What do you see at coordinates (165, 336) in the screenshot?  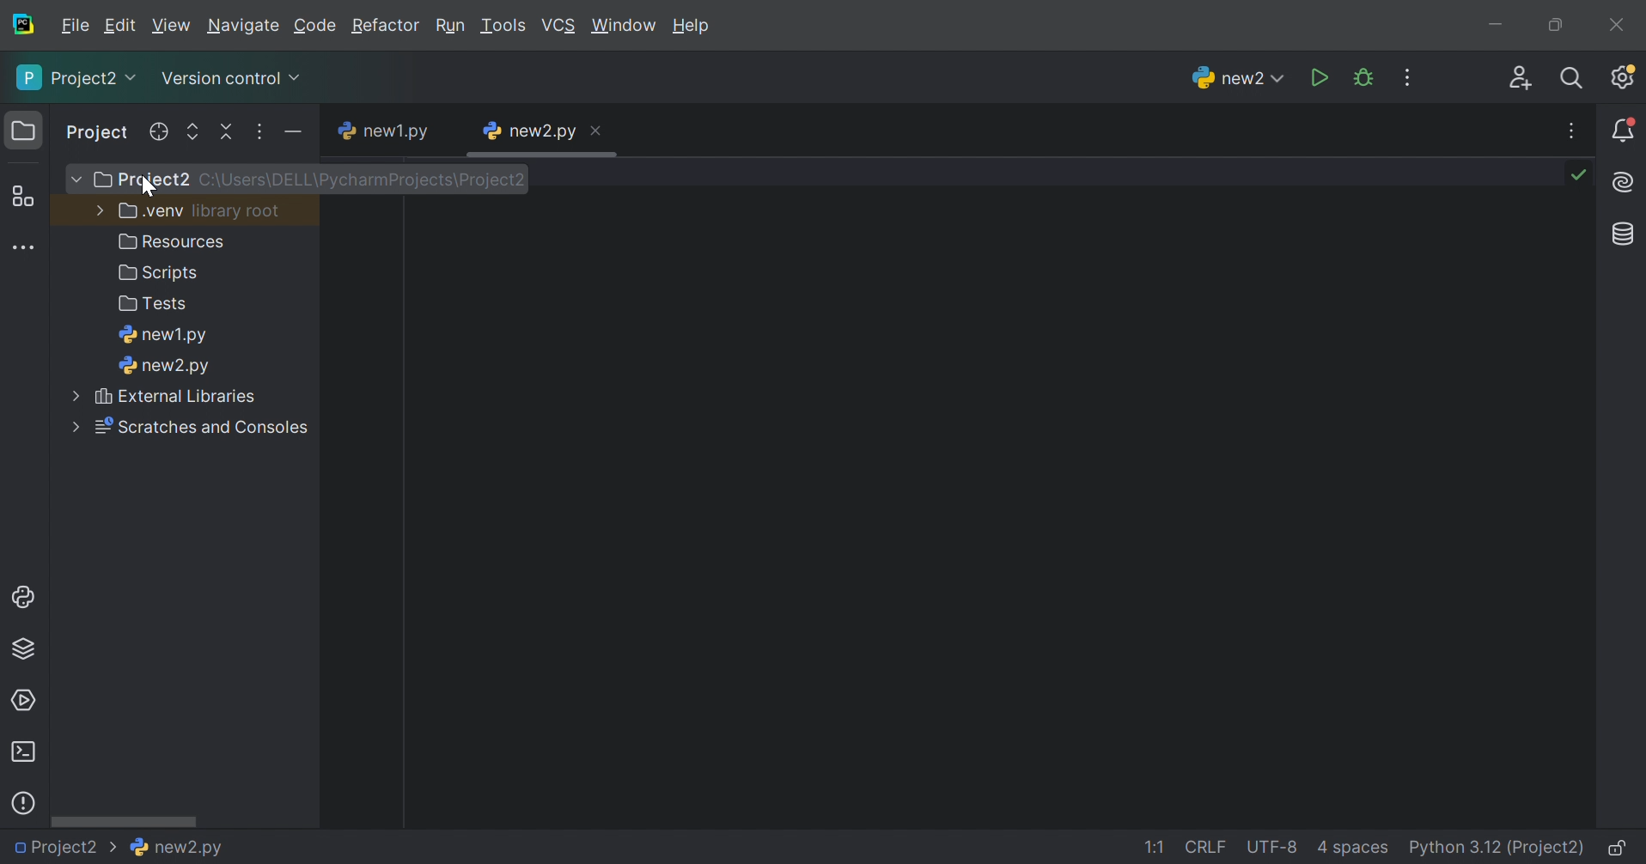 I see `new1.py` at bounding box center [165, 336].